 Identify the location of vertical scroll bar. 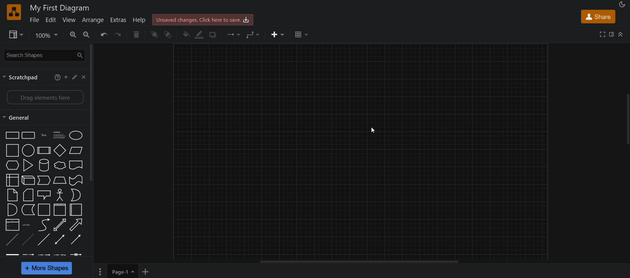
(92, 112).